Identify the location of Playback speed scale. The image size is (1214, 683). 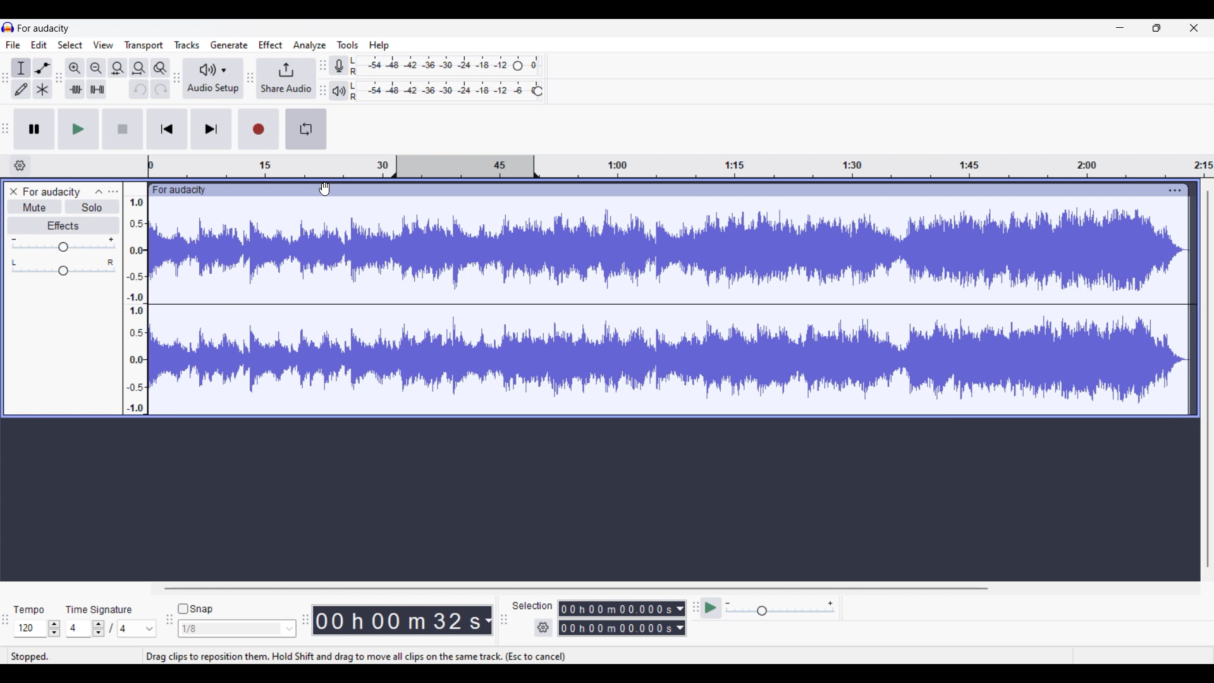
(780, 608).